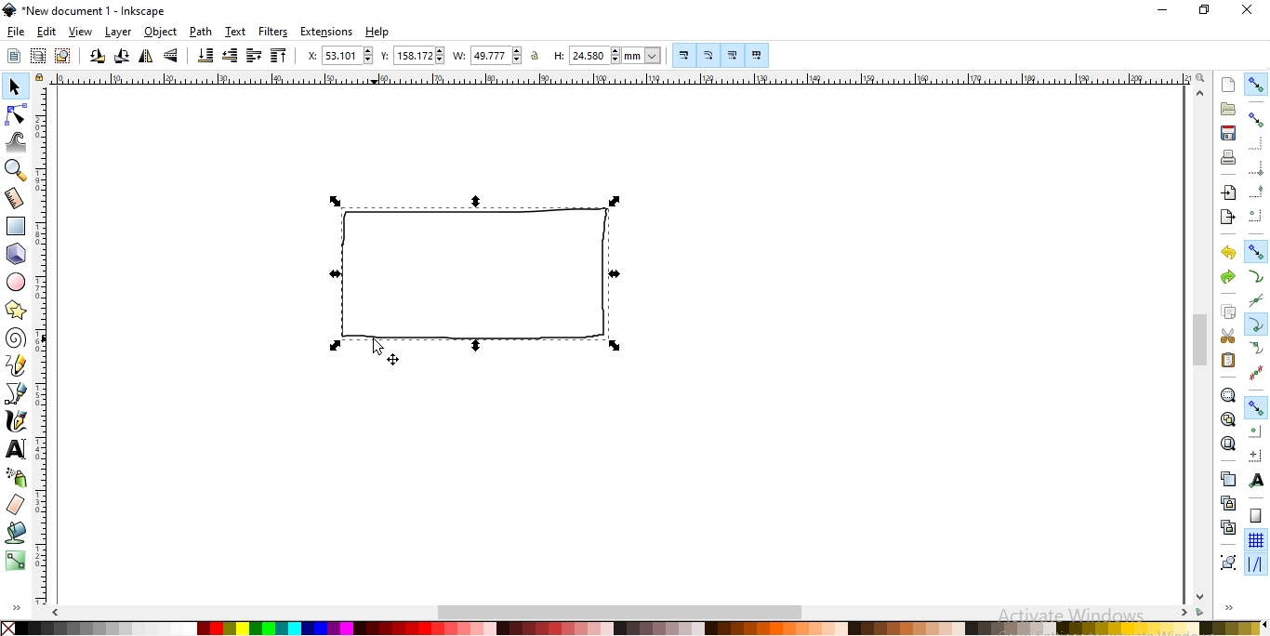 The width and height of the screenshot is (1270, 636). Describe the element at coordinates (377, 345) in the screenshot. I see `cursor` at that location.